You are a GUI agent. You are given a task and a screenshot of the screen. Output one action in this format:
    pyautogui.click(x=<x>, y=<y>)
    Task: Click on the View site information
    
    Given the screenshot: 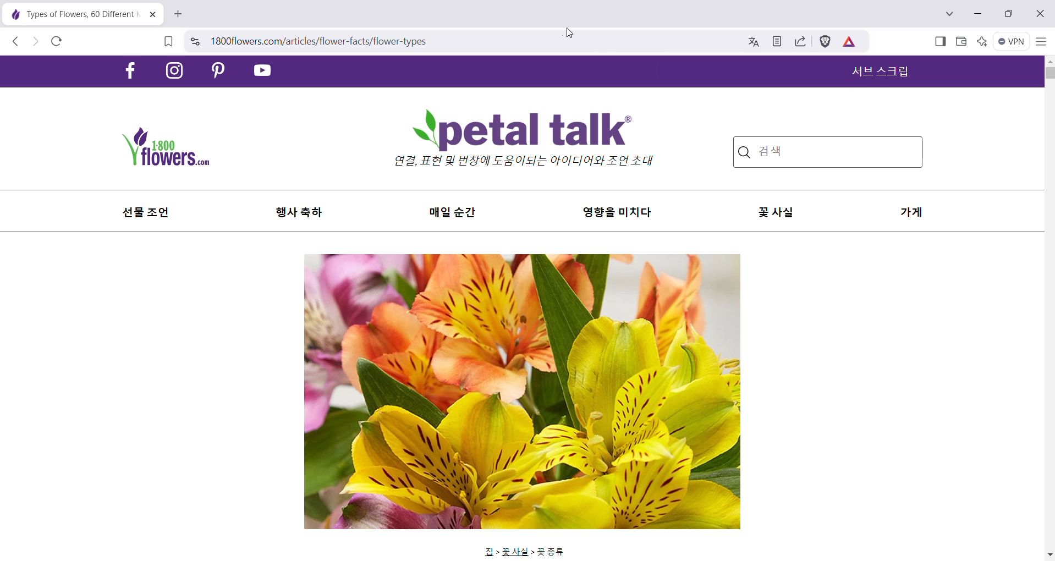 What is the action you would take?
    pyautogui.click(x=196, y=41)
    